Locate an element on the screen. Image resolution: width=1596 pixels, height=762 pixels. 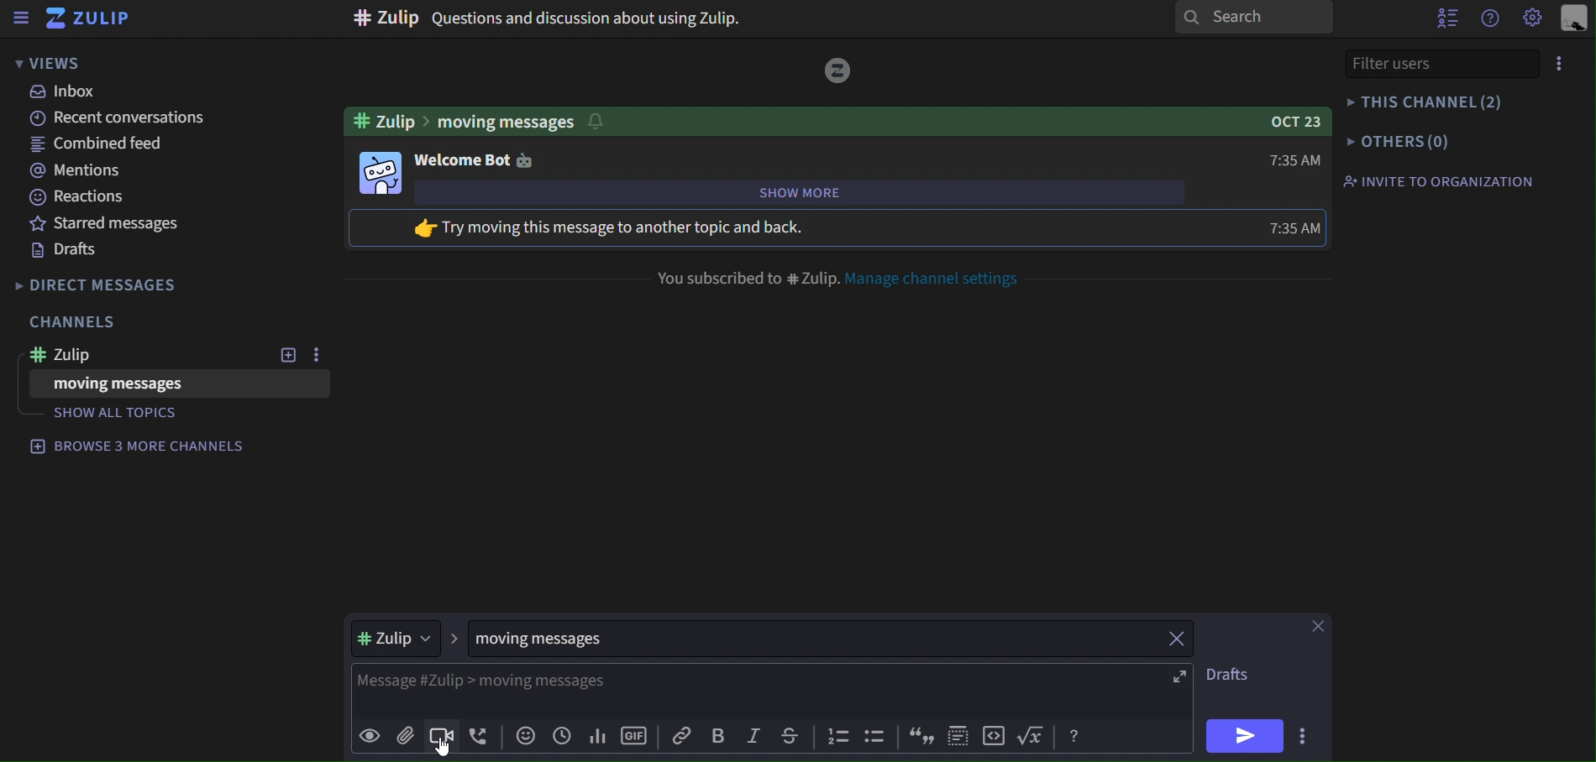
# Zulip Questions and discussion about using Zulip. is located at coordinates (546, 21).